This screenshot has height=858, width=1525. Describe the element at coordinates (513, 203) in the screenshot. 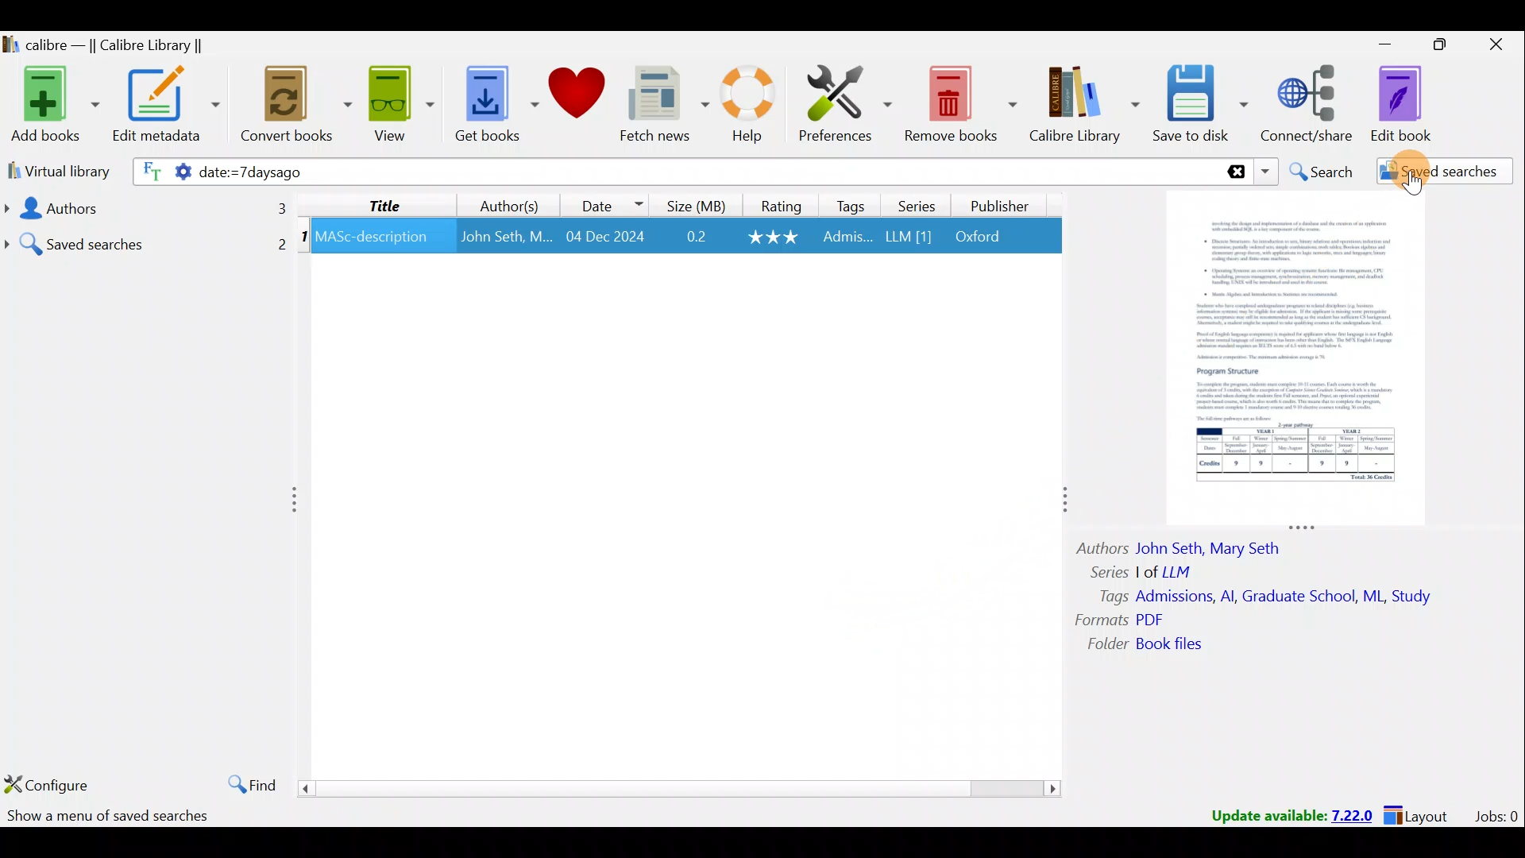

I see `Author(s)` at that location.